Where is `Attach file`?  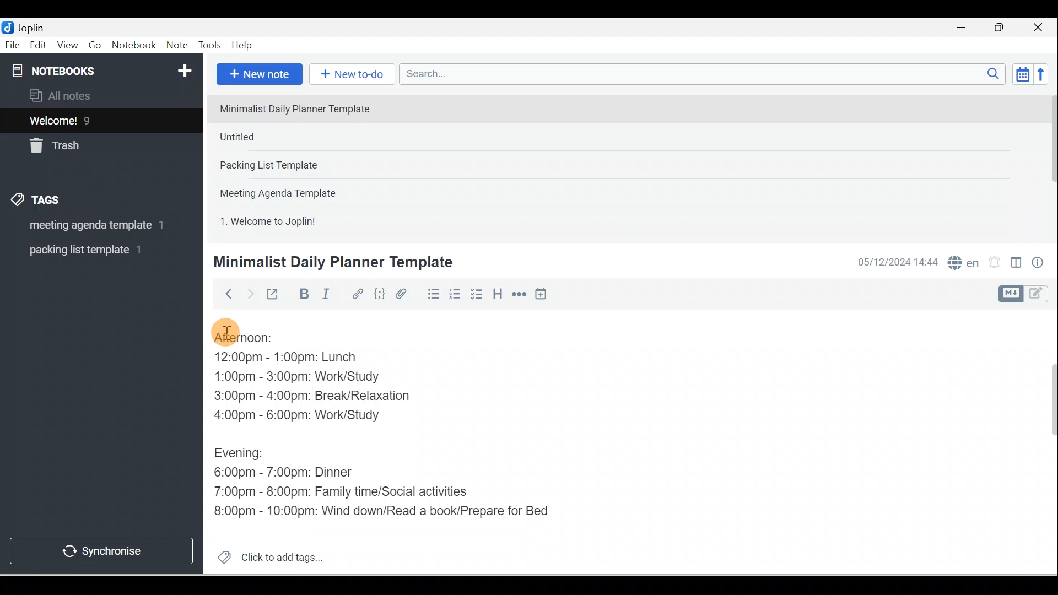 Attach file is located at coordinates (404, 294).